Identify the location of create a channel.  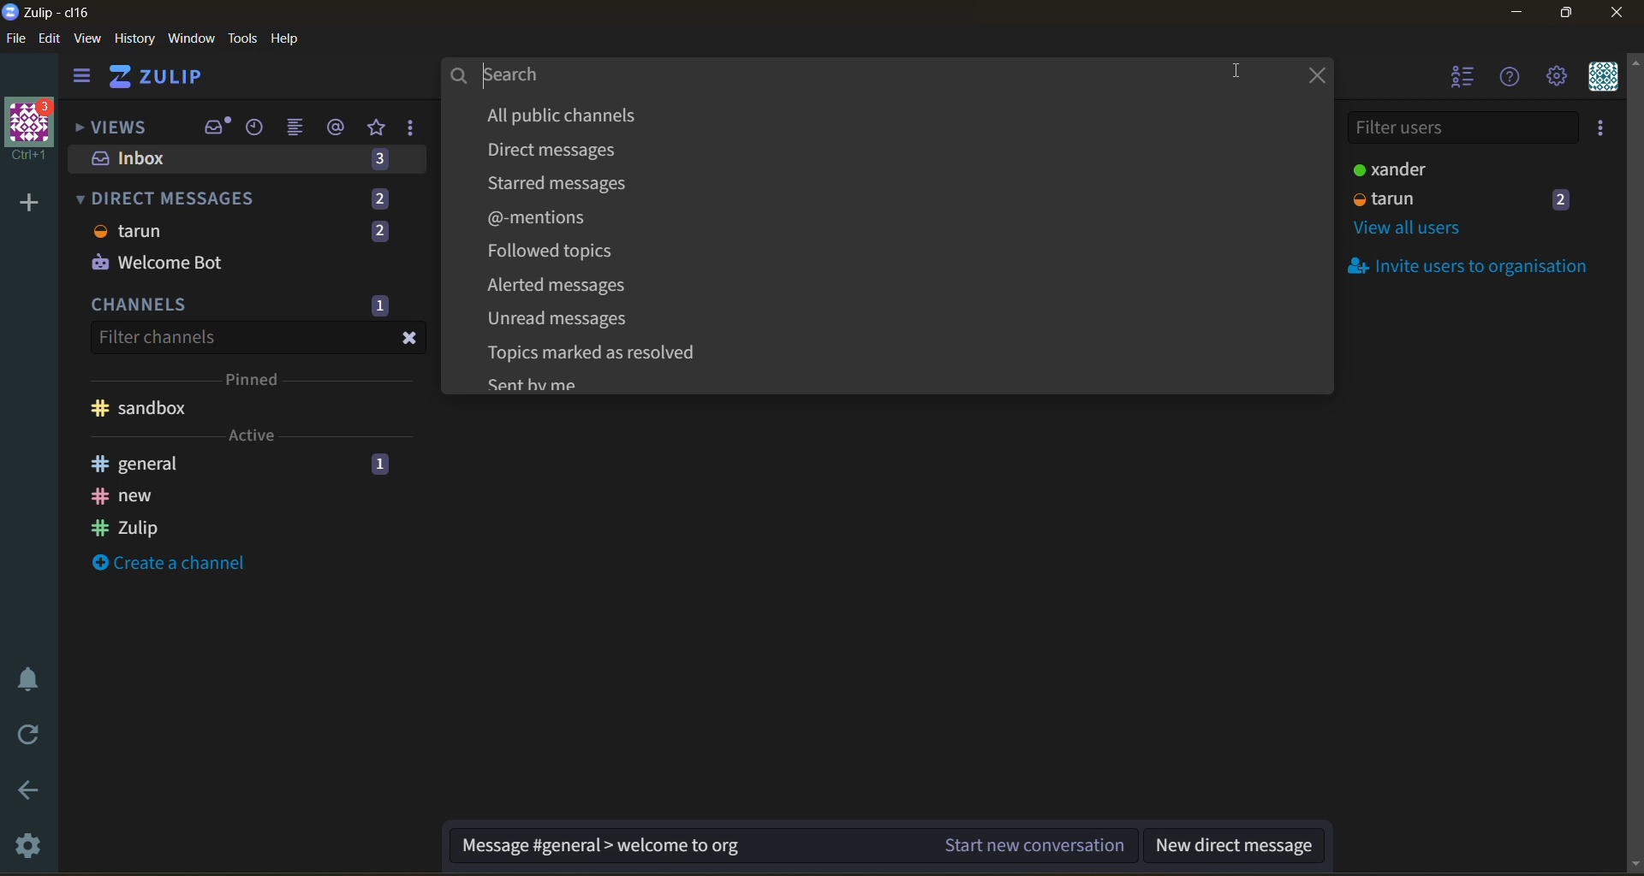
(168, 562).